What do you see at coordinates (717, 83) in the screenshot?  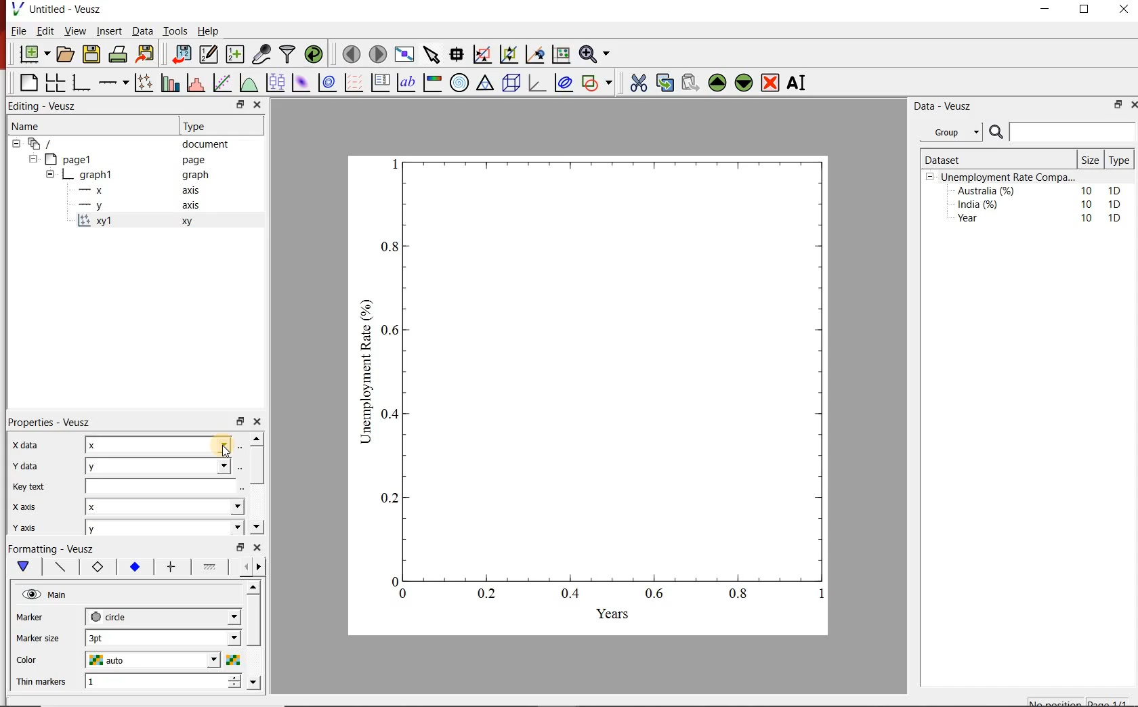 I see `move the widgets up` at bounding box center [717, 83].